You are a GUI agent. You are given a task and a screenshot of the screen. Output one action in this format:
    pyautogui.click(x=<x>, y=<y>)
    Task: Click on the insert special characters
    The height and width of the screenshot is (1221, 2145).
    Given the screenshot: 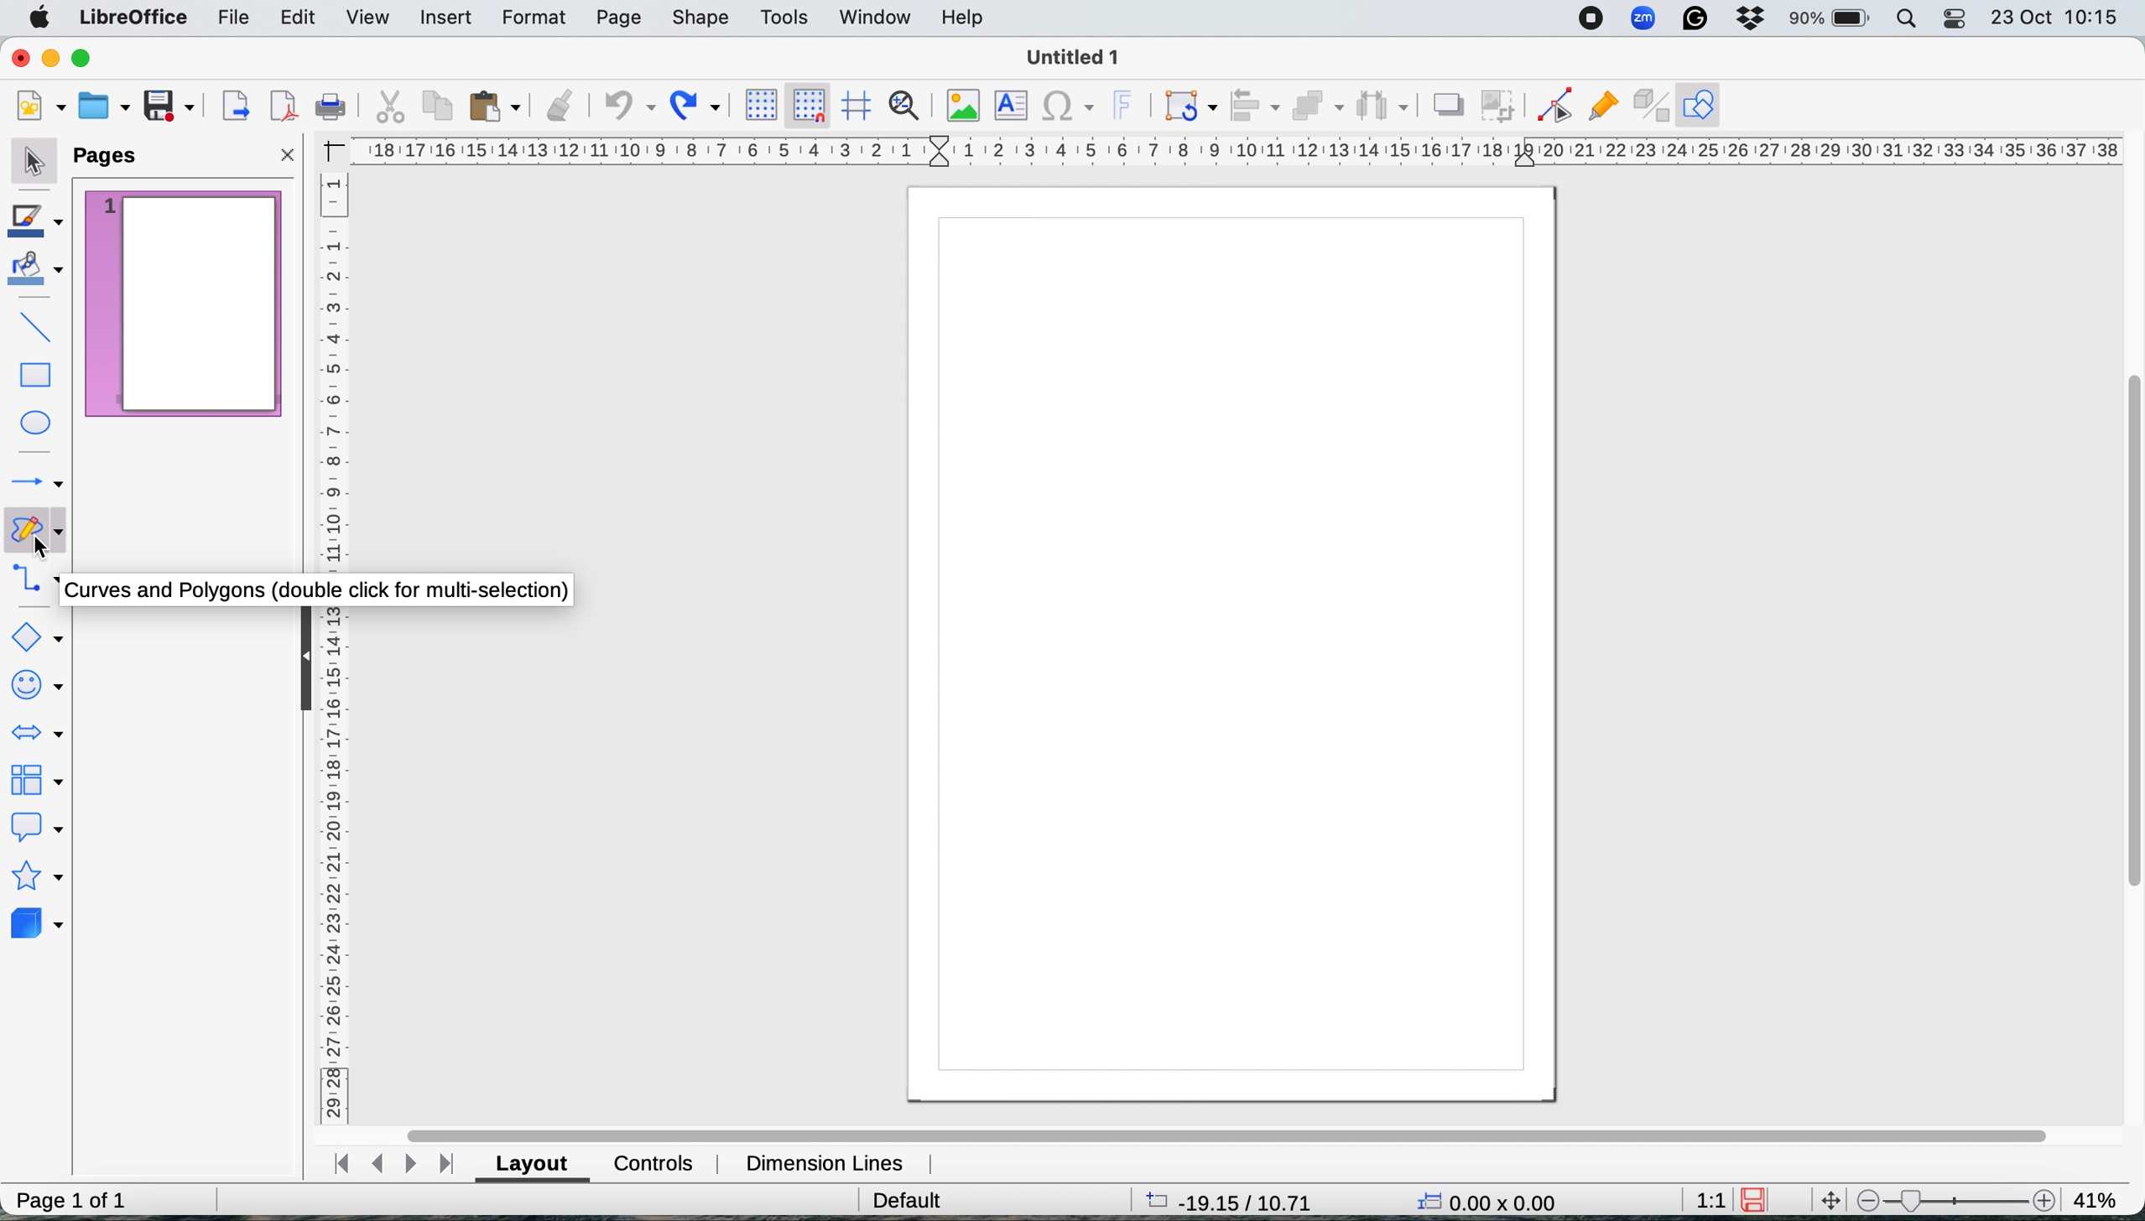 What is the action you would take?
    pyautogui.click(x=1071, y=108)
    